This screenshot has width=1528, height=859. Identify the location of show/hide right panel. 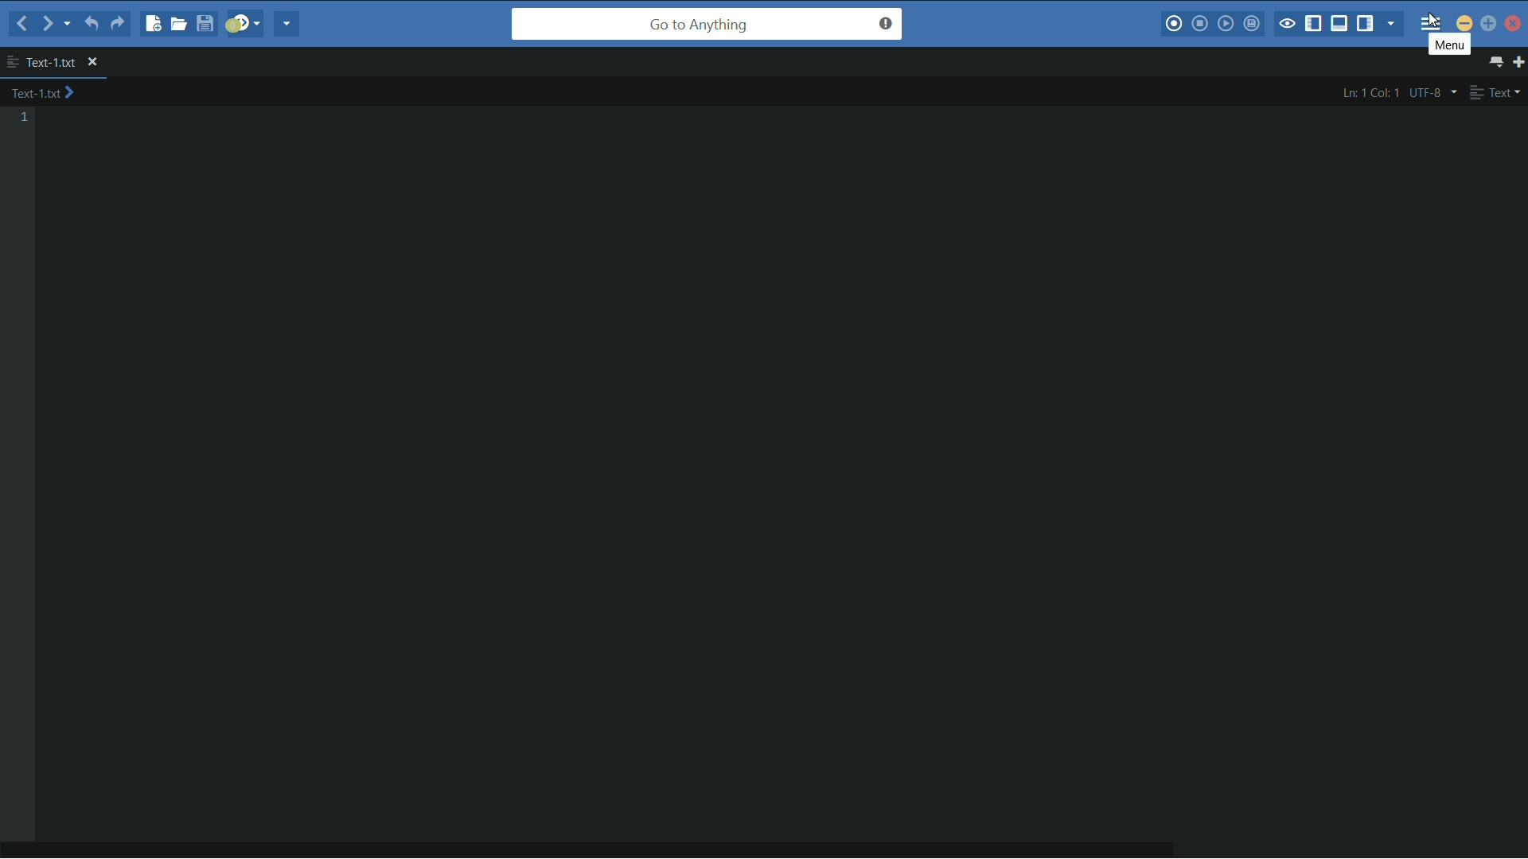
(1365, 24).